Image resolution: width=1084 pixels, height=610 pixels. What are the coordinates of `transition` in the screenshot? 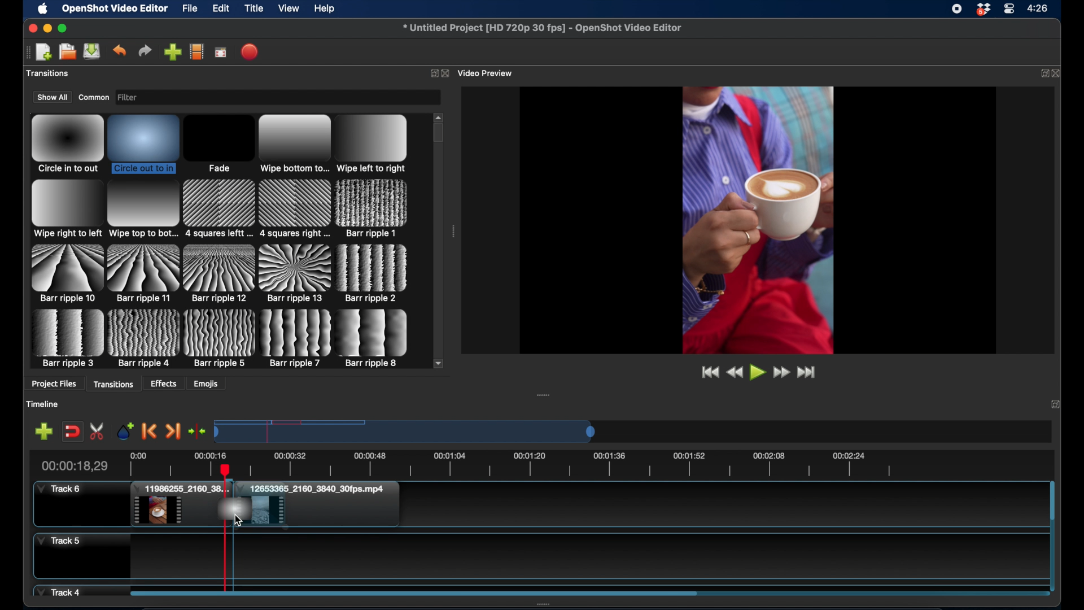 It's located at (66, 210).